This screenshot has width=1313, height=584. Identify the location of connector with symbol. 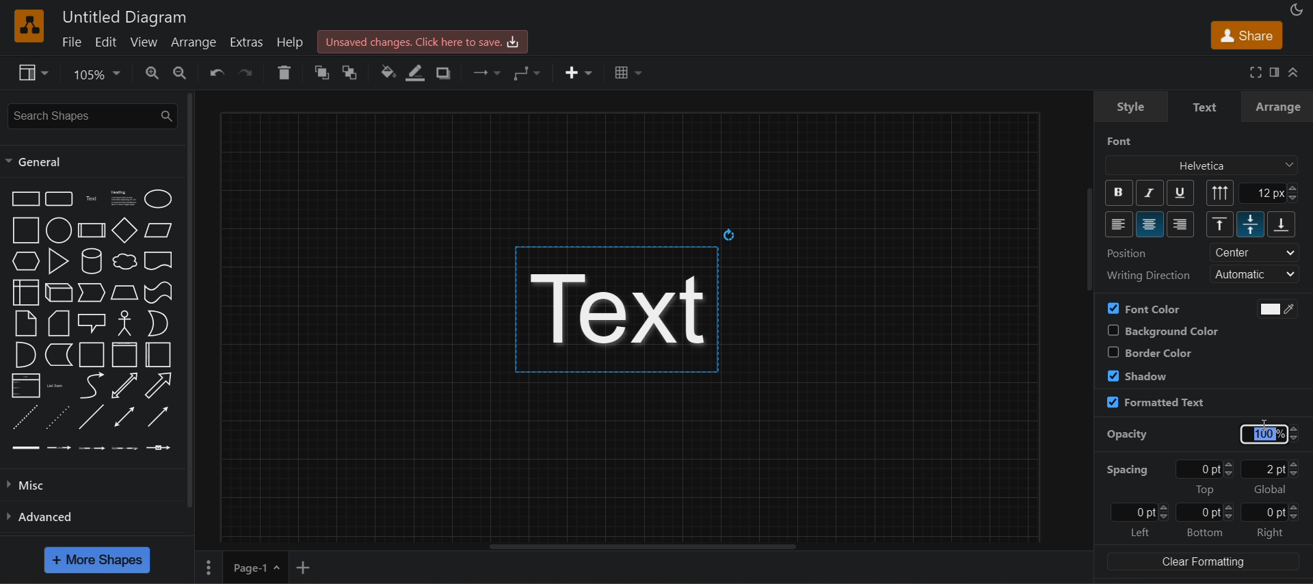
(159, 448).